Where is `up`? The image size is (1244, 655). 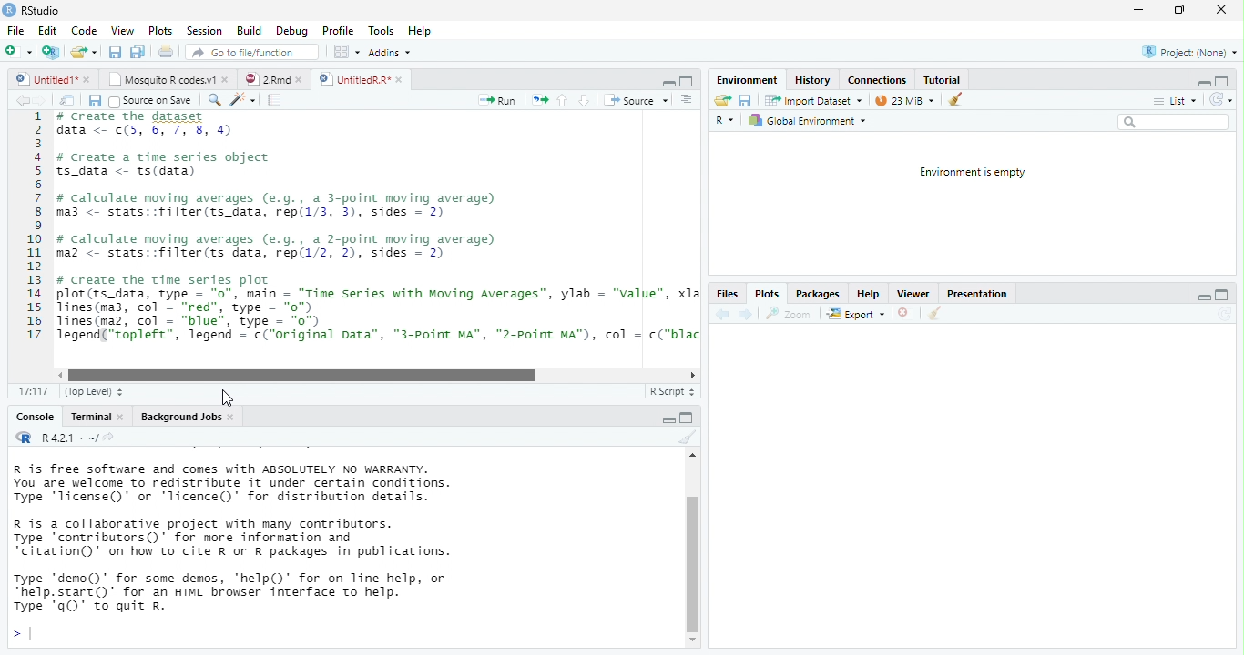
up is located at coordinates (563, 100).